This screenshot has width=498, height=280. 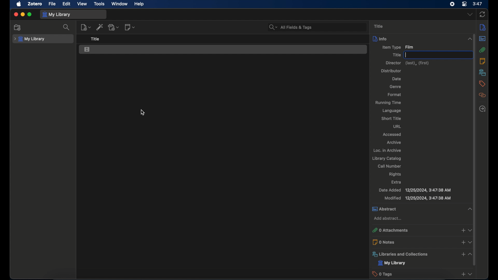 What do you see at coordinates (392, 111) in the screenshot?
I see `language` at bounding box center [392, 111].